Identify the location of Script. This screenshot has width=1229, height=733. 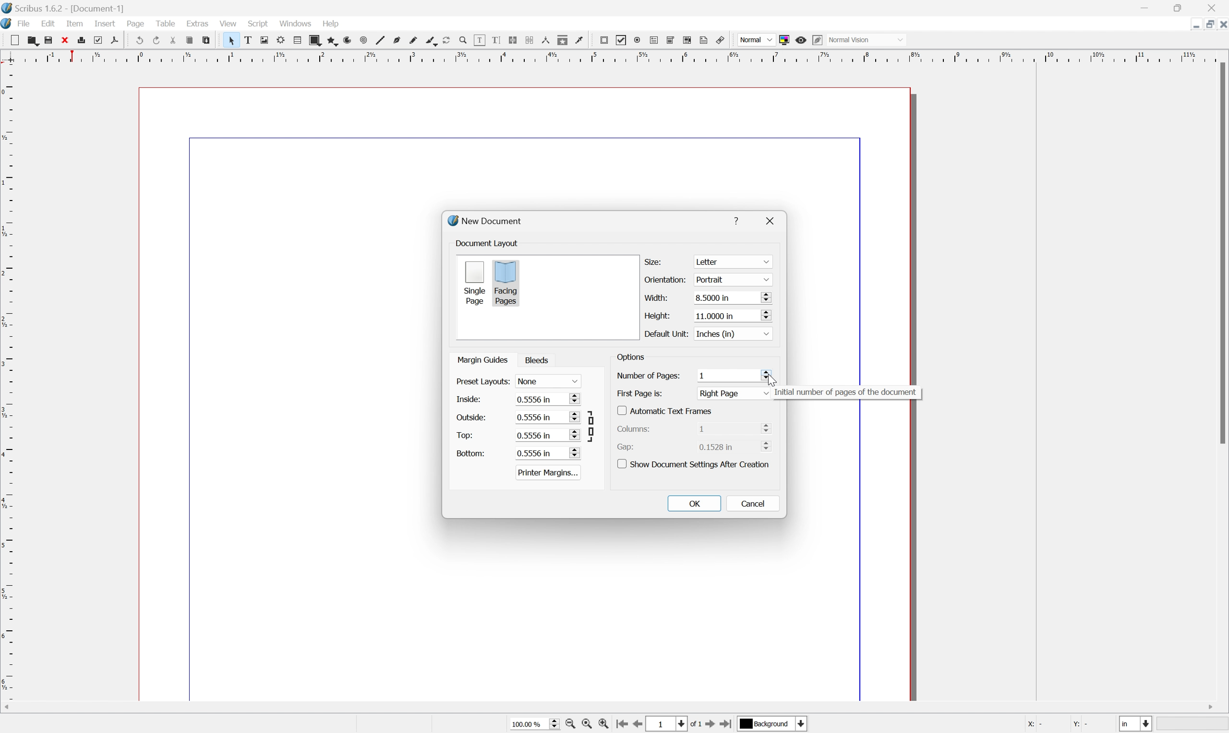
(258, 24).